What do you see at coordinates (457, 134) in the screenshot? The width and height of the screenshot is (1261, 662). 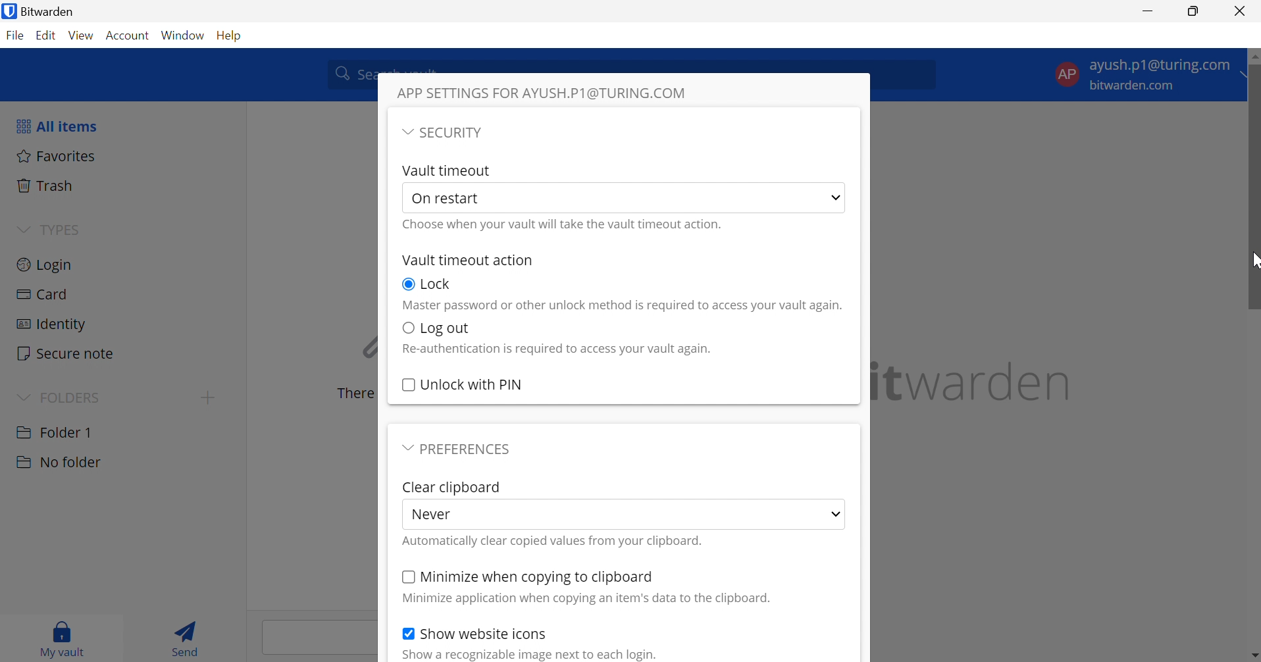 I see `SECURITY` at bounding box center [457, 134].